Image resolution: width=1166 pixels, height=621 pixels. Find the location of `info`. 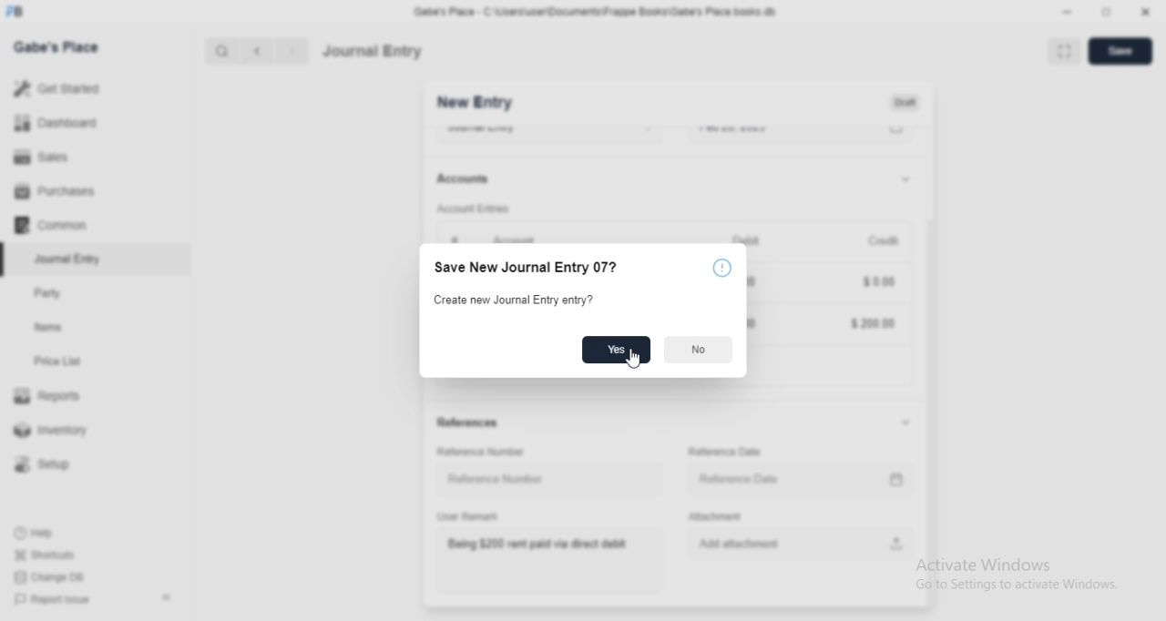

info is located at coordinates (723, 269).